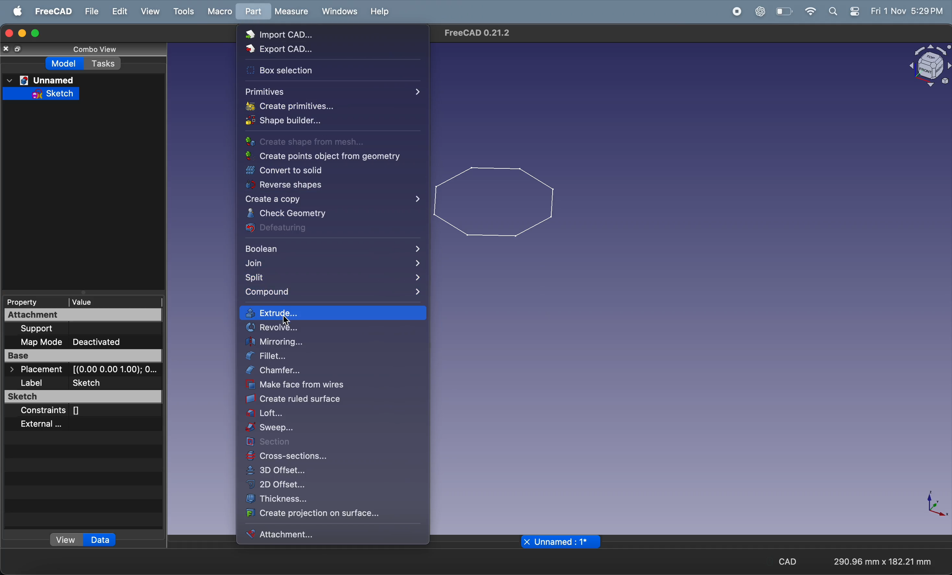 The height and width of the screenshot is (575, 952). I want to click on cursor, so click(289, 318).